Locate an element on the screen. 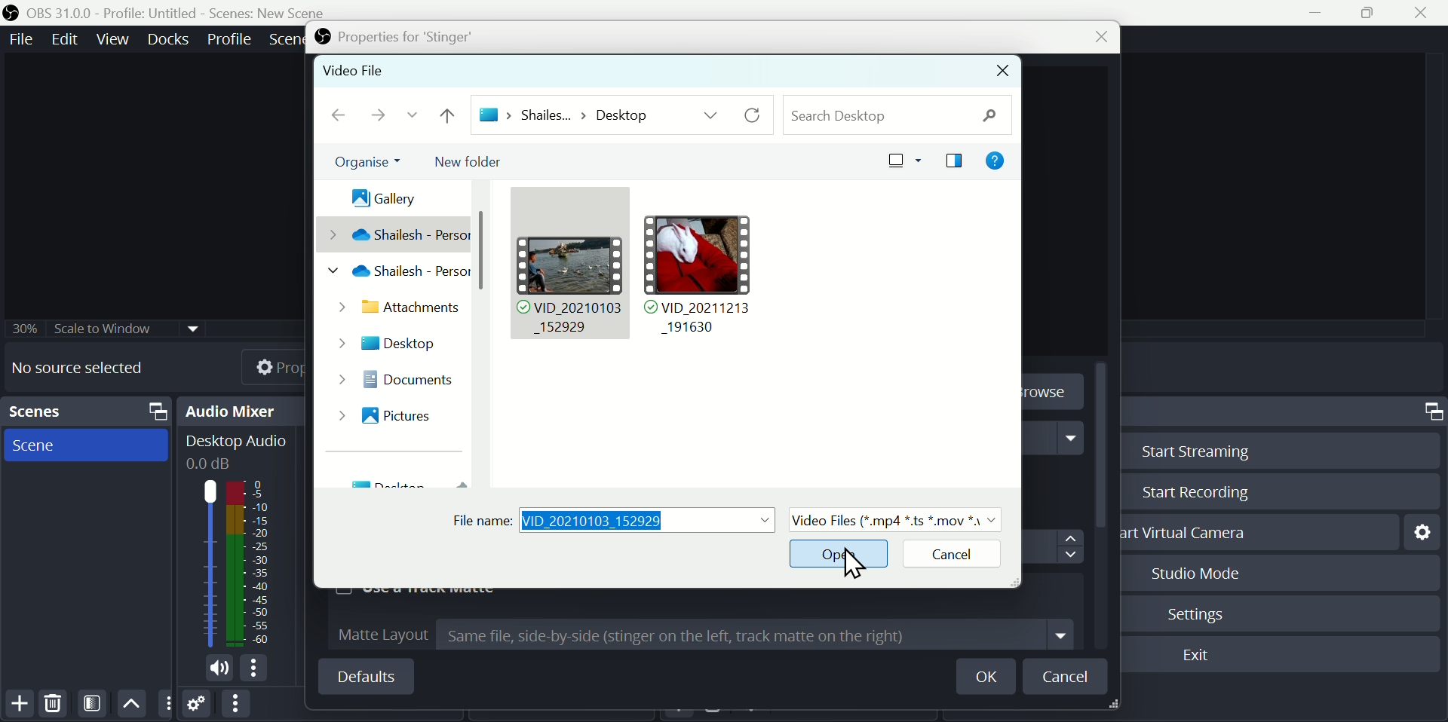 The height and width of the screenshot is (722, 1448). Start virtual camera is located at coordinates (1192, 532).